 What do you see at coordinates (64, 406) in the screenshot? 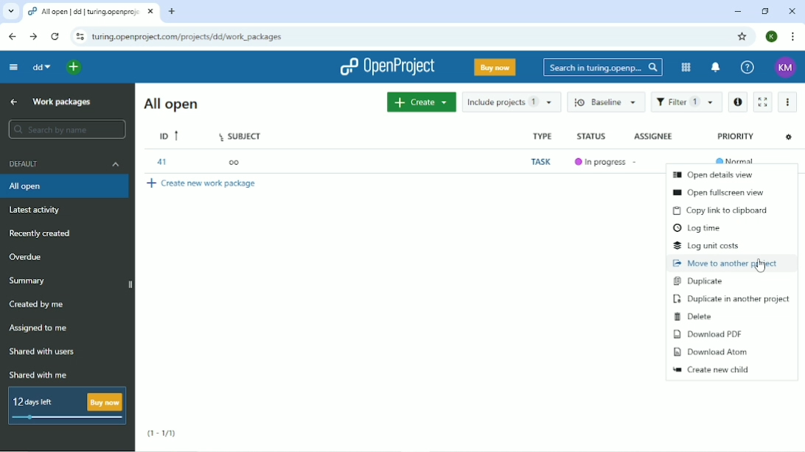
I see `12 days left Buy now` at bounding box center [64, 406].